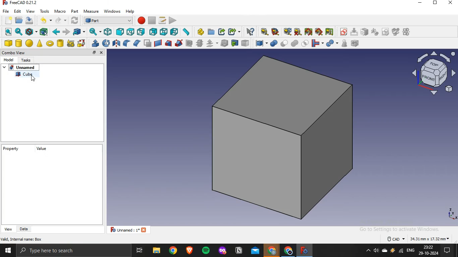 This screenshot has height=257, width=458. What do you see at coordinates (174, 31) in the screenshot?
I see `left` at bounding box center [174, 31].